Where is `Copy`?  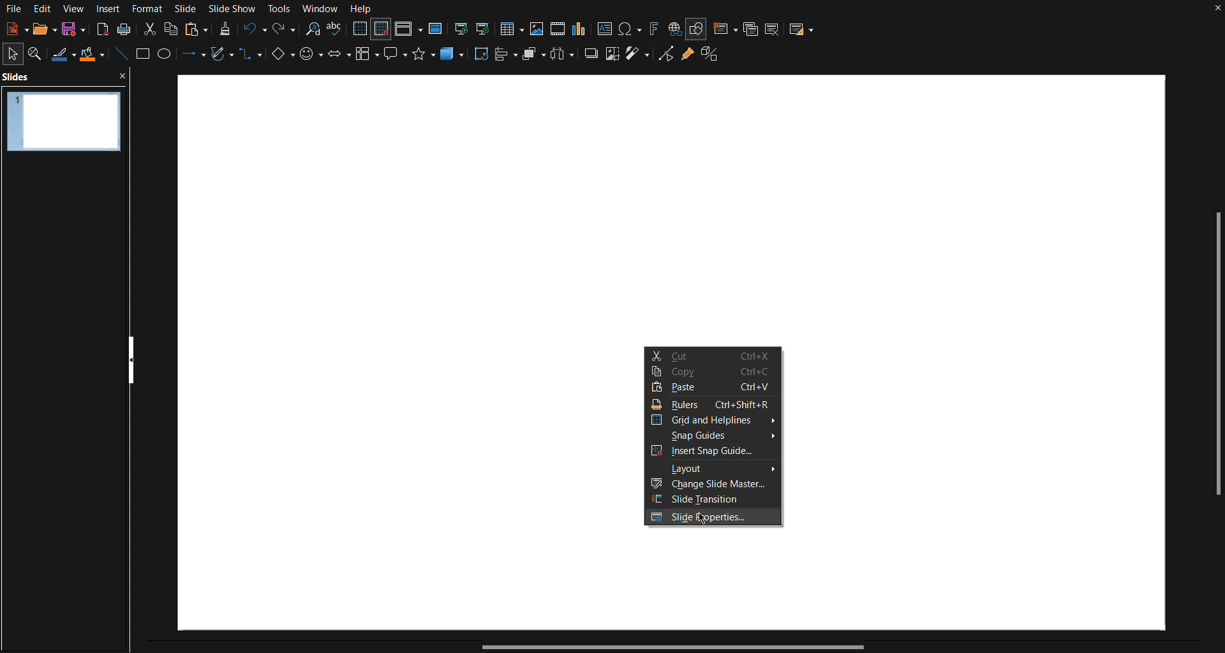 Copy is located at coordinates (172, 28).